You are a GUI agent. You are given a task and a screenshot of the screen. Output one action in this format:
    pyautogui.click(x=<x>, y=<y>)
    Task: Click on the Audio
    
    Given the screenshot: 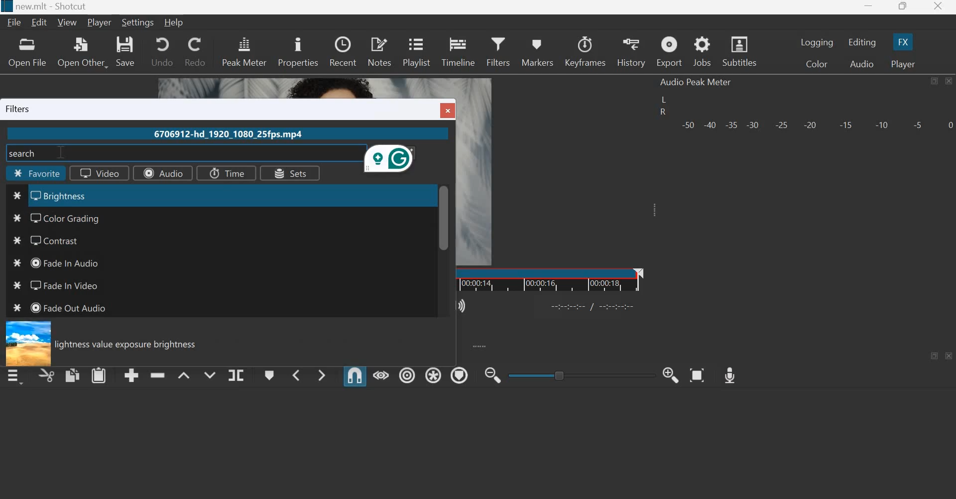 What is the action you would take?
    pyautogui.click(x=162, y=173)
    